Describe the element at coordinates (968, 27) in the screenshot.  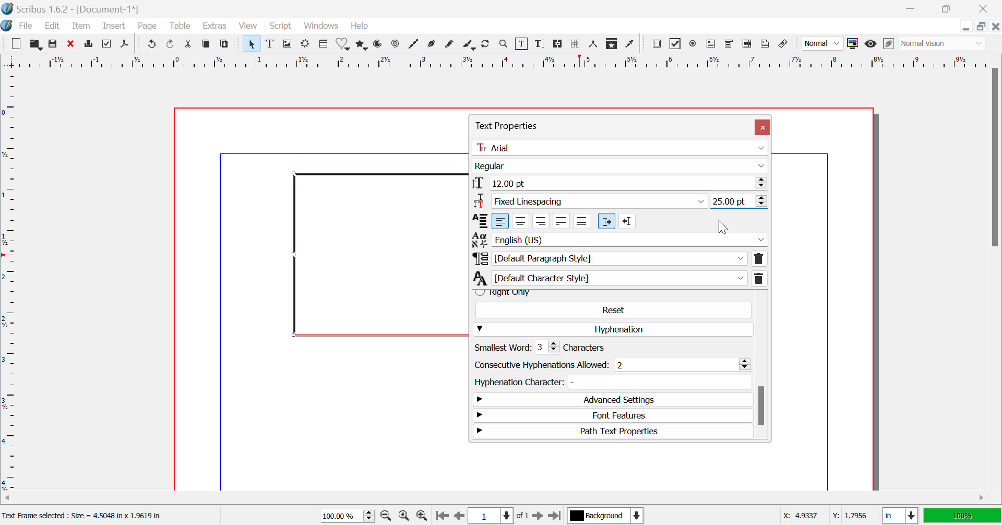
I see `Restore Down` at that location.